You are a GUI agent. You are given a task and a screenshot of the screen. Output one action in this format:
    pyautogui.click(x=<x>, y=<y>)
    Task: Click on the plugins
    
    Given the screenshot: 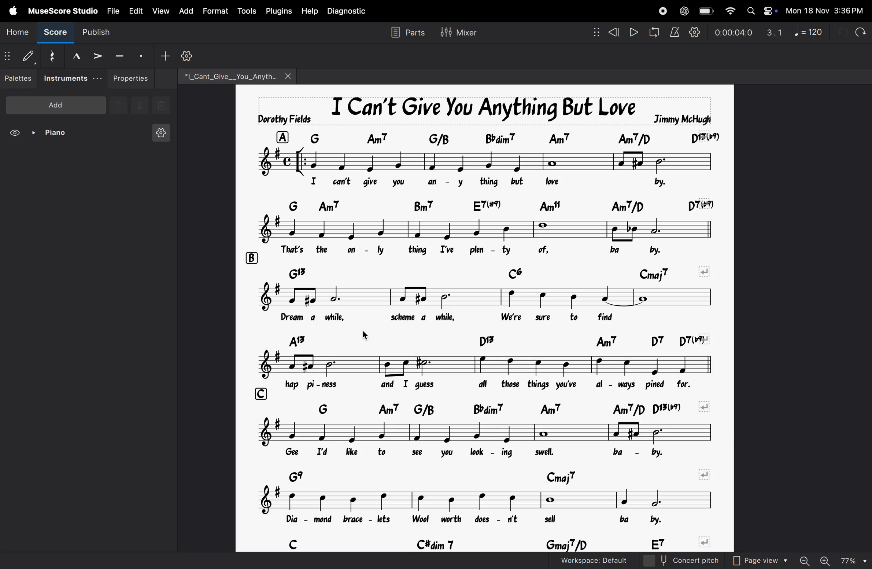 What is the action you would take?
    pyautogui.click(x=278, y=11)
    